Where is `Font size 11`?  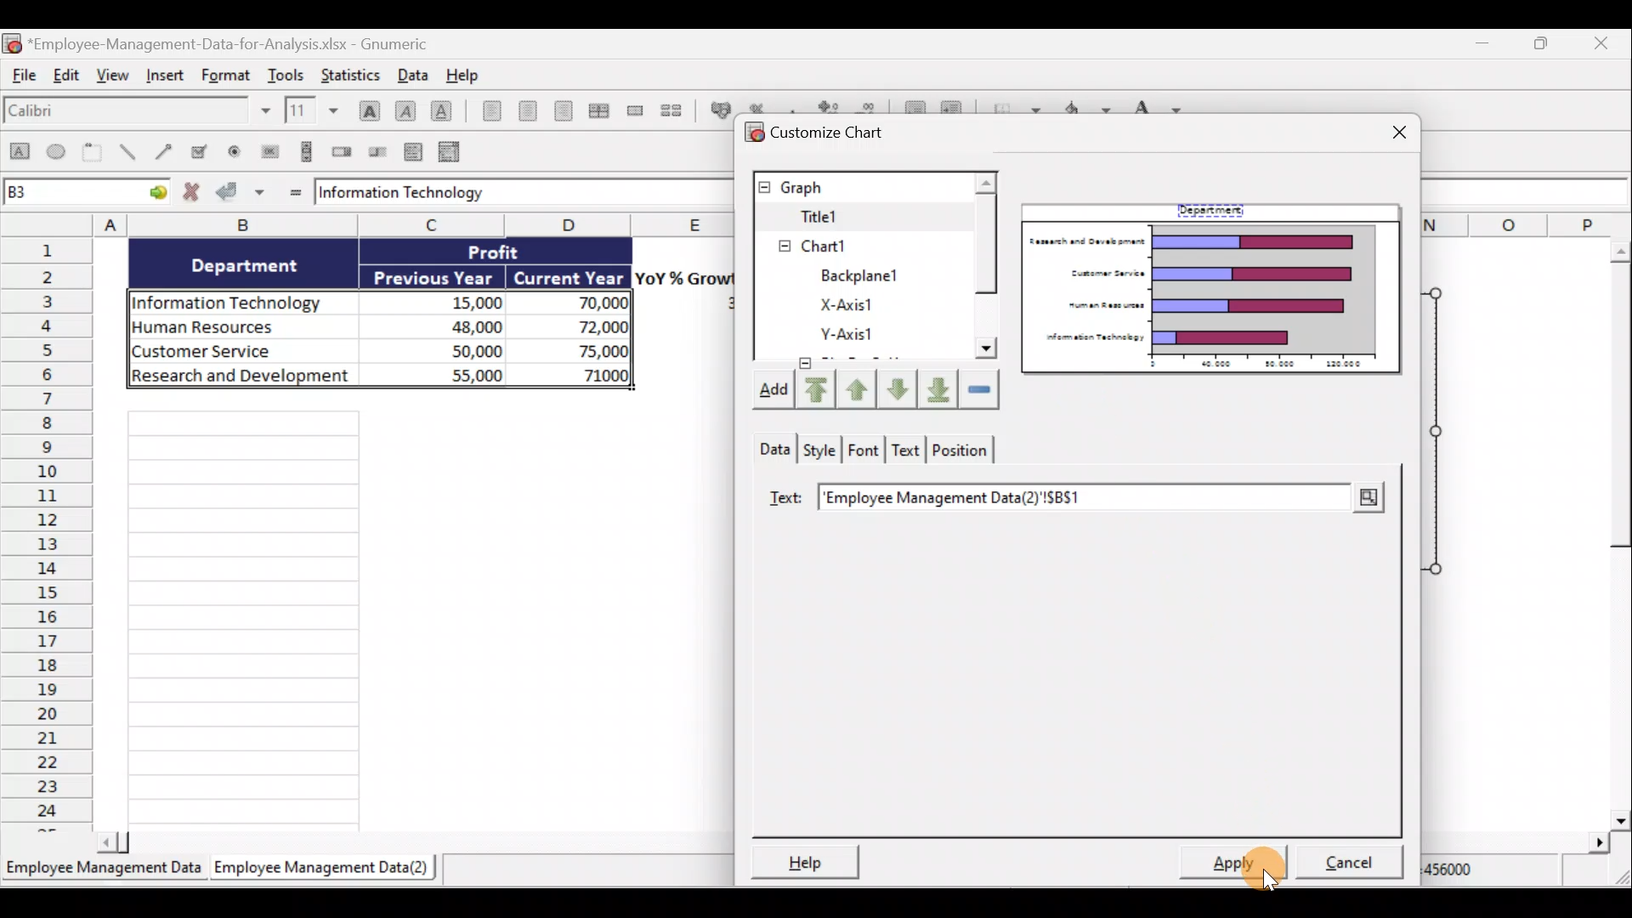
Font size 11 is located at coordinates (309, 110).